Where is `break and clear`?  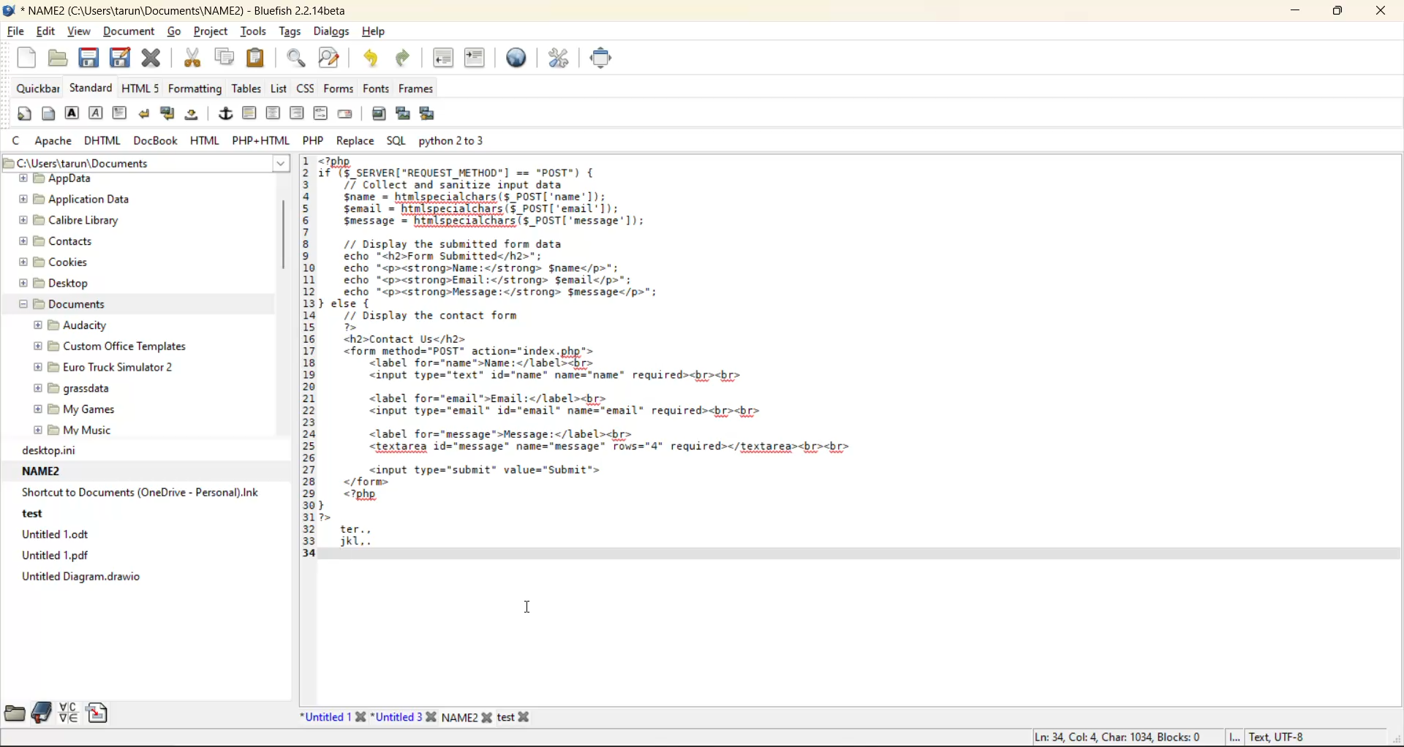
break and clear is located at coordinates (170, 114).